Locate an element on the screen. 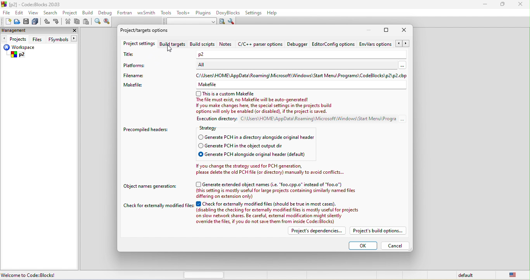 Image resolution: width=530 pixels, height=280 pixels. projects build options is located at coordinates (380, 232).